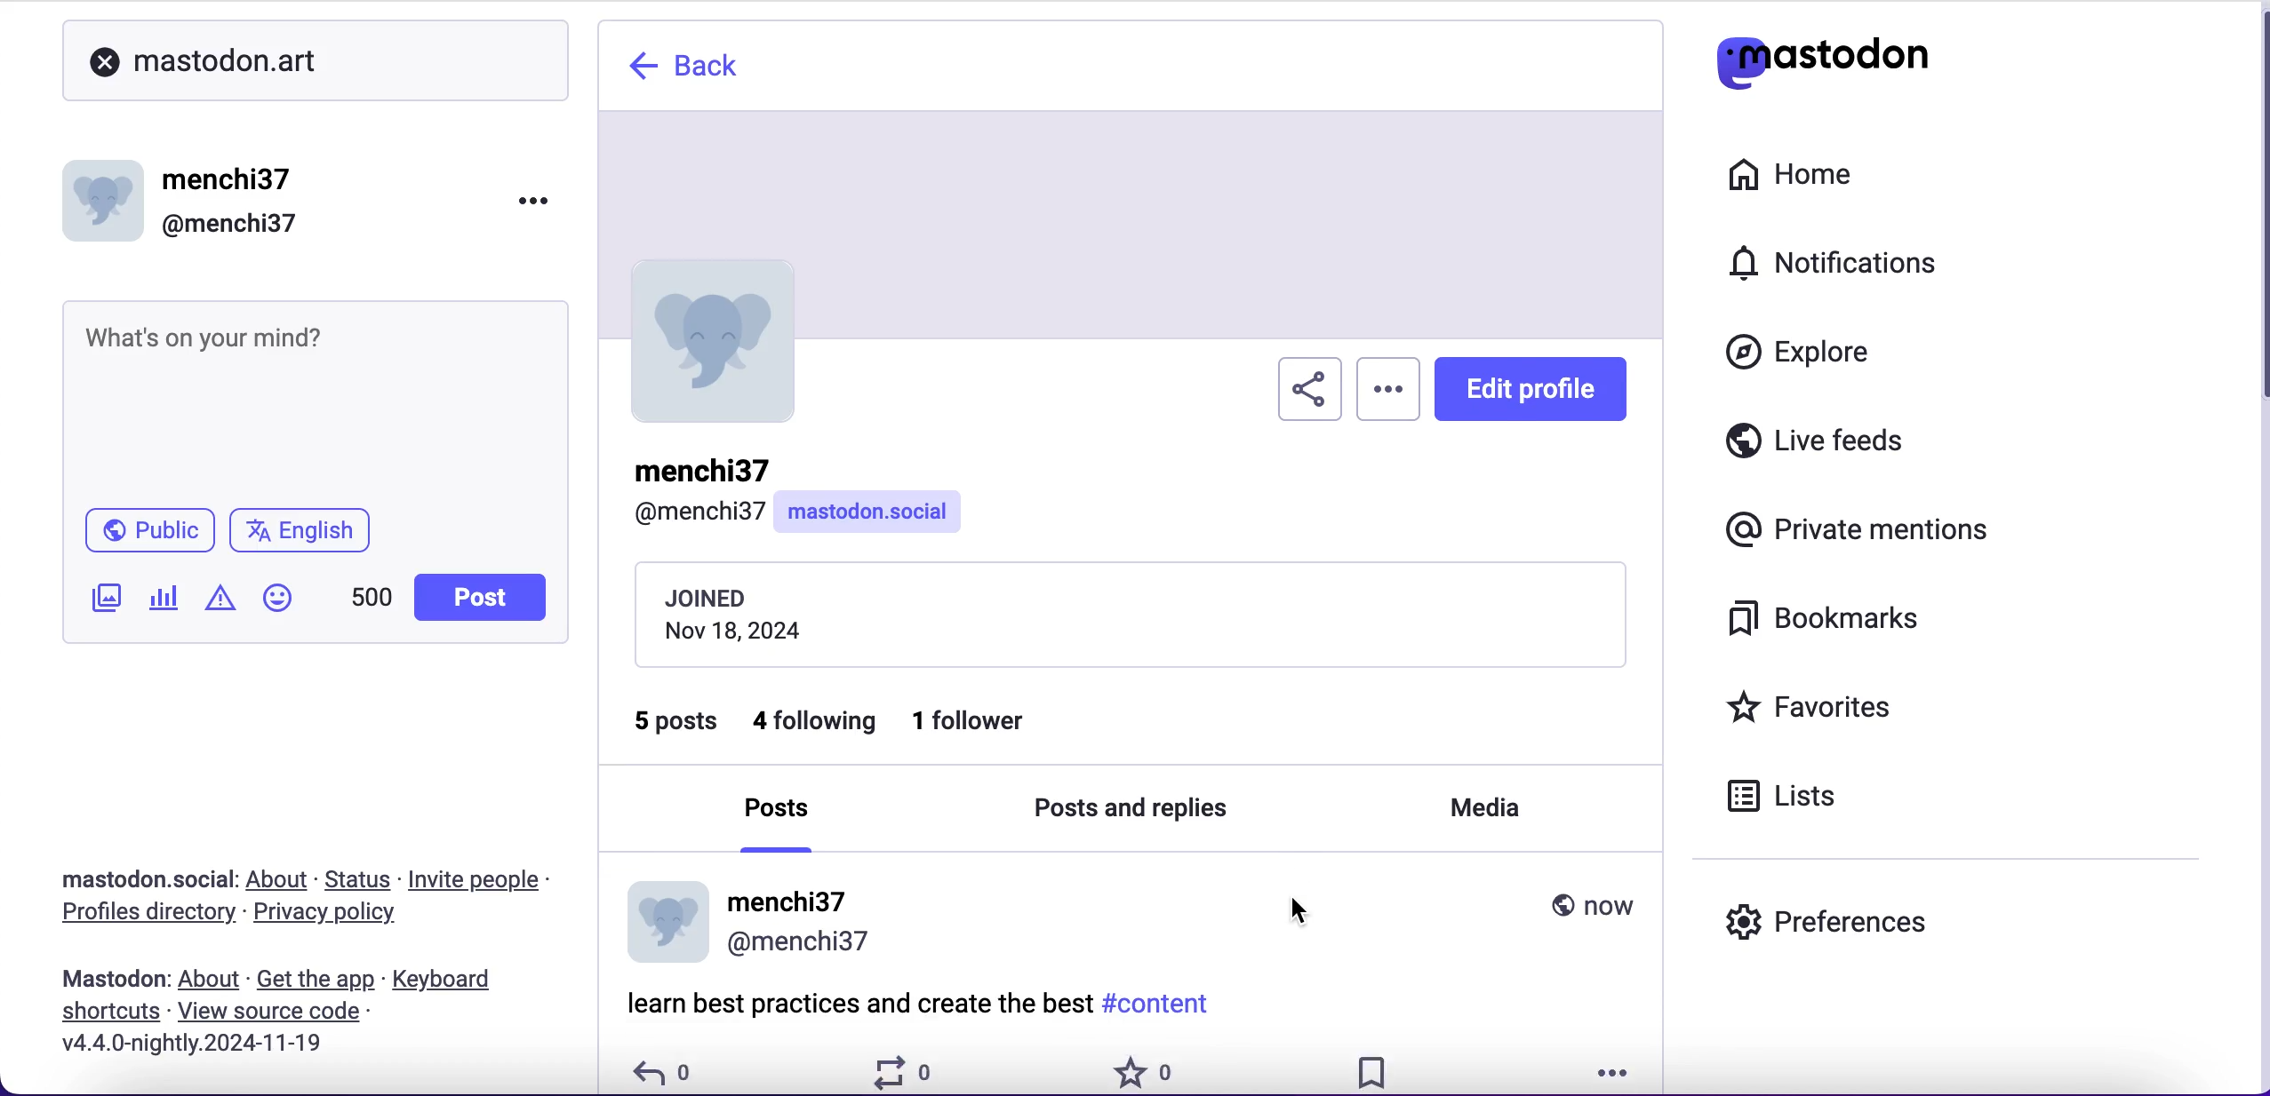 Image resolution: width=2270 pixels, height=1096 pixels. What do you see at coordinates (691, 491) in the screenshot?
I see `user` at bounding box center [691, 491].